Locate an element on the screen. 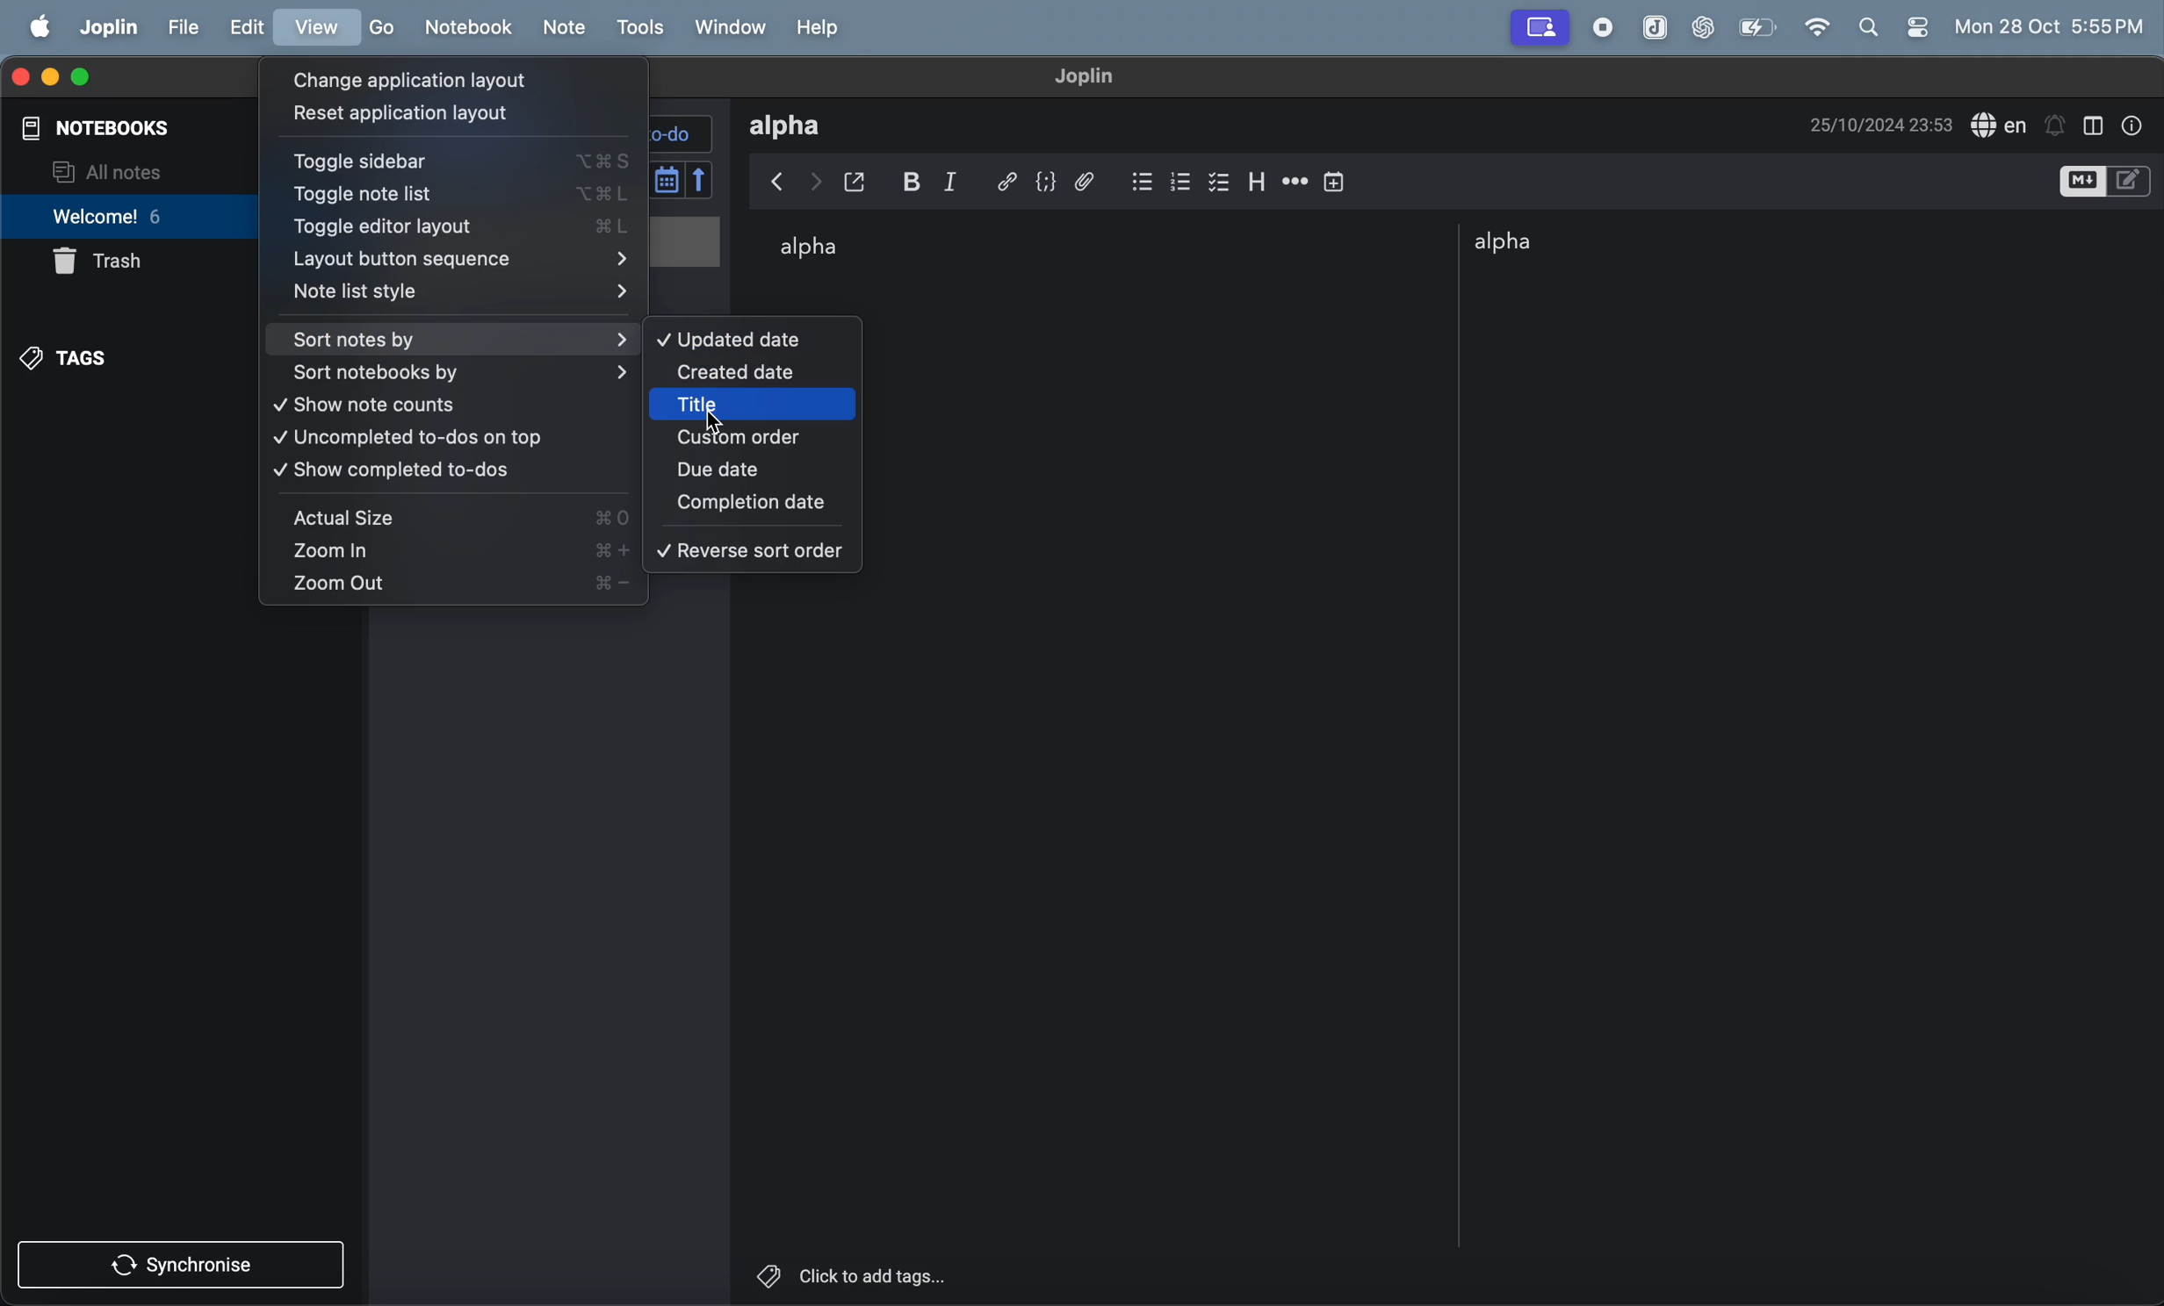 This screenshot has height=1306, width=2164. layout button sequence is located at coordinates (462, 262).